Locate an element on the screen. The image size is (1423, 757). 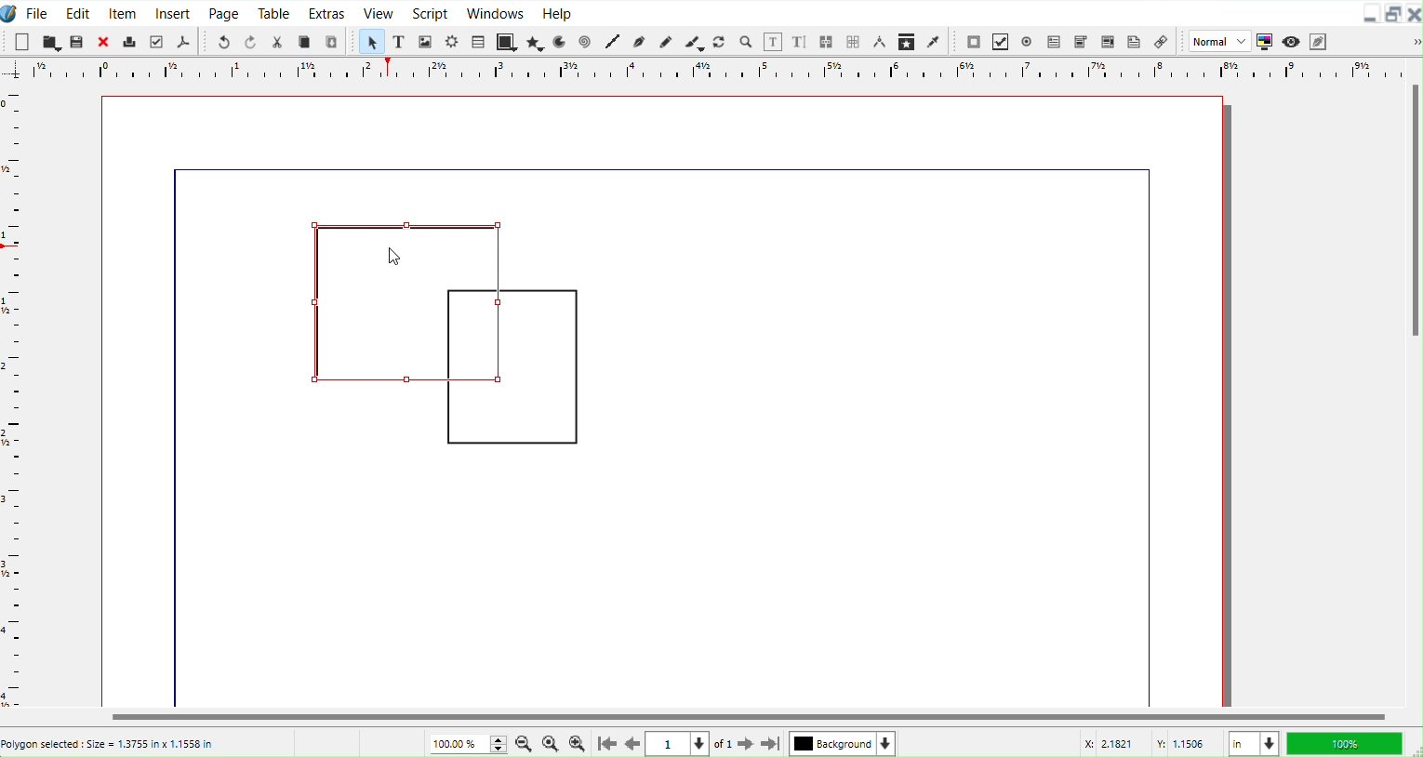
Text Frame is located at coordinates (400, 41).